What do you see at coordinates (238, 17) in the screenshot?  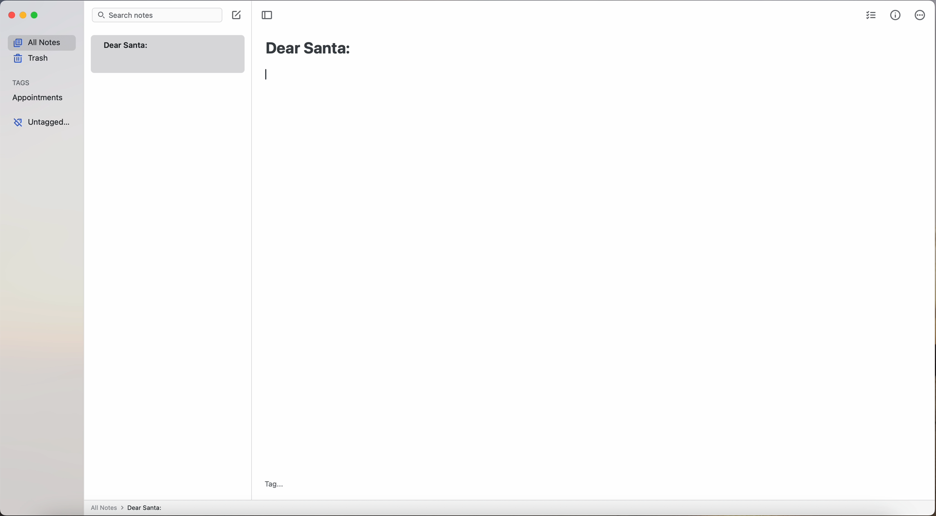 I see `click on create note` at bounding box center [238, 17].